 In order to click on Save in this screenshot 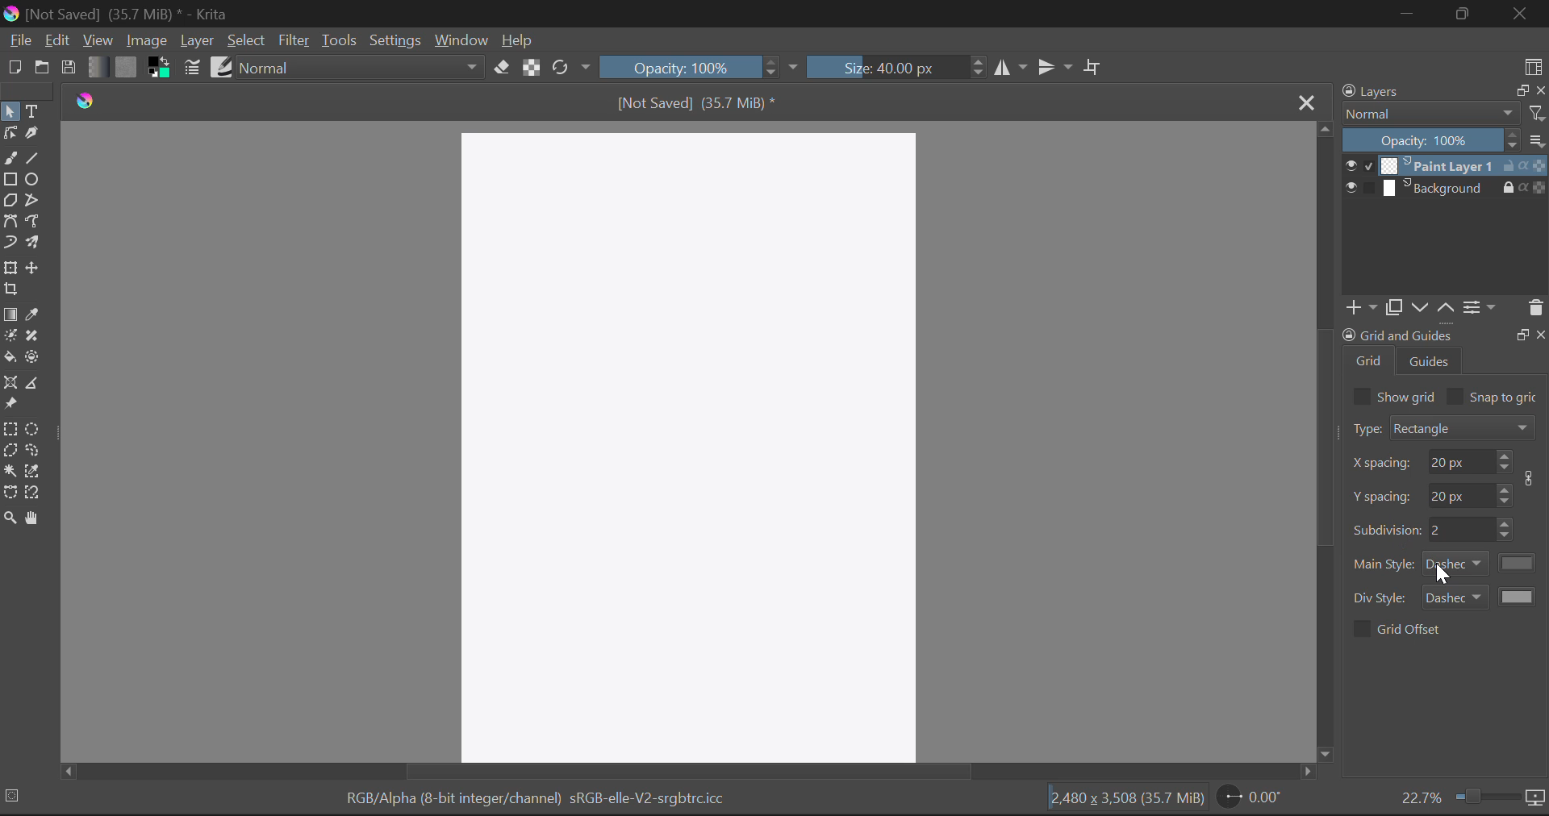, I will do `click(68, 65)`.